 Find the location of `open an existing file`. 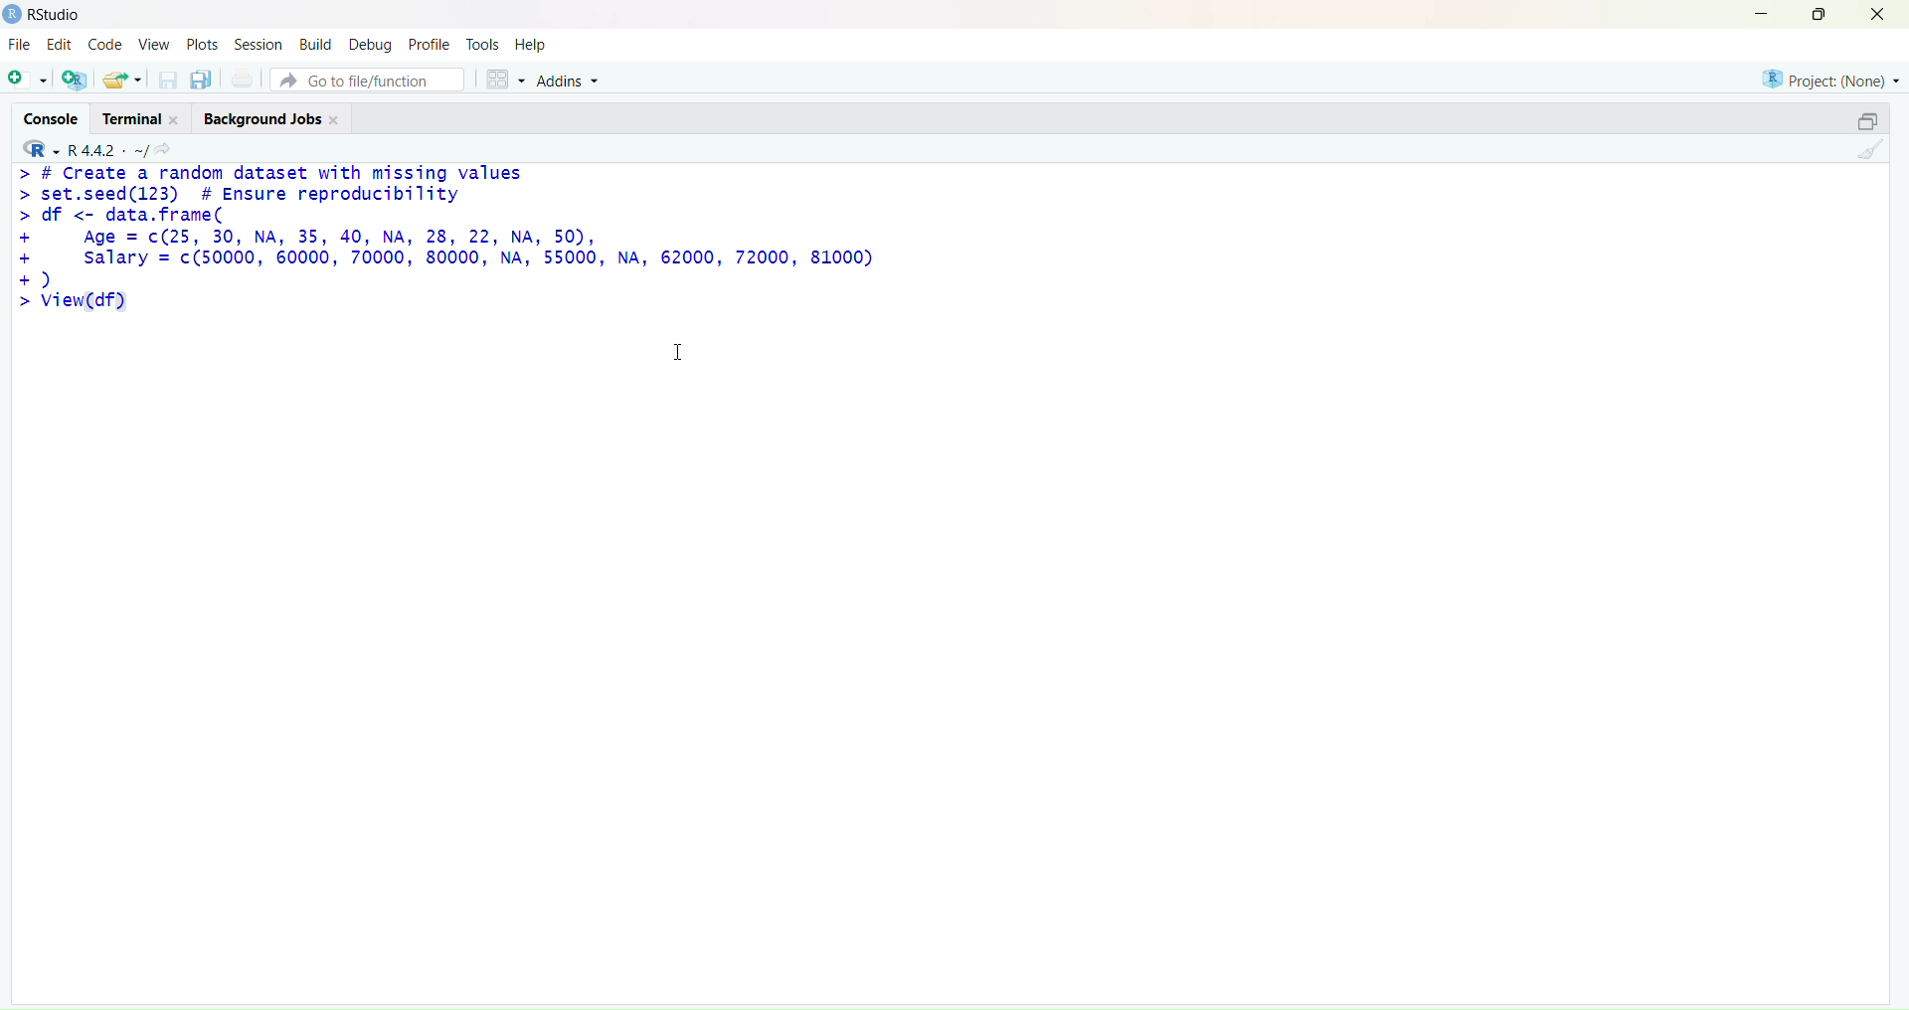

open an existing file is located at coordinates (121, 81).